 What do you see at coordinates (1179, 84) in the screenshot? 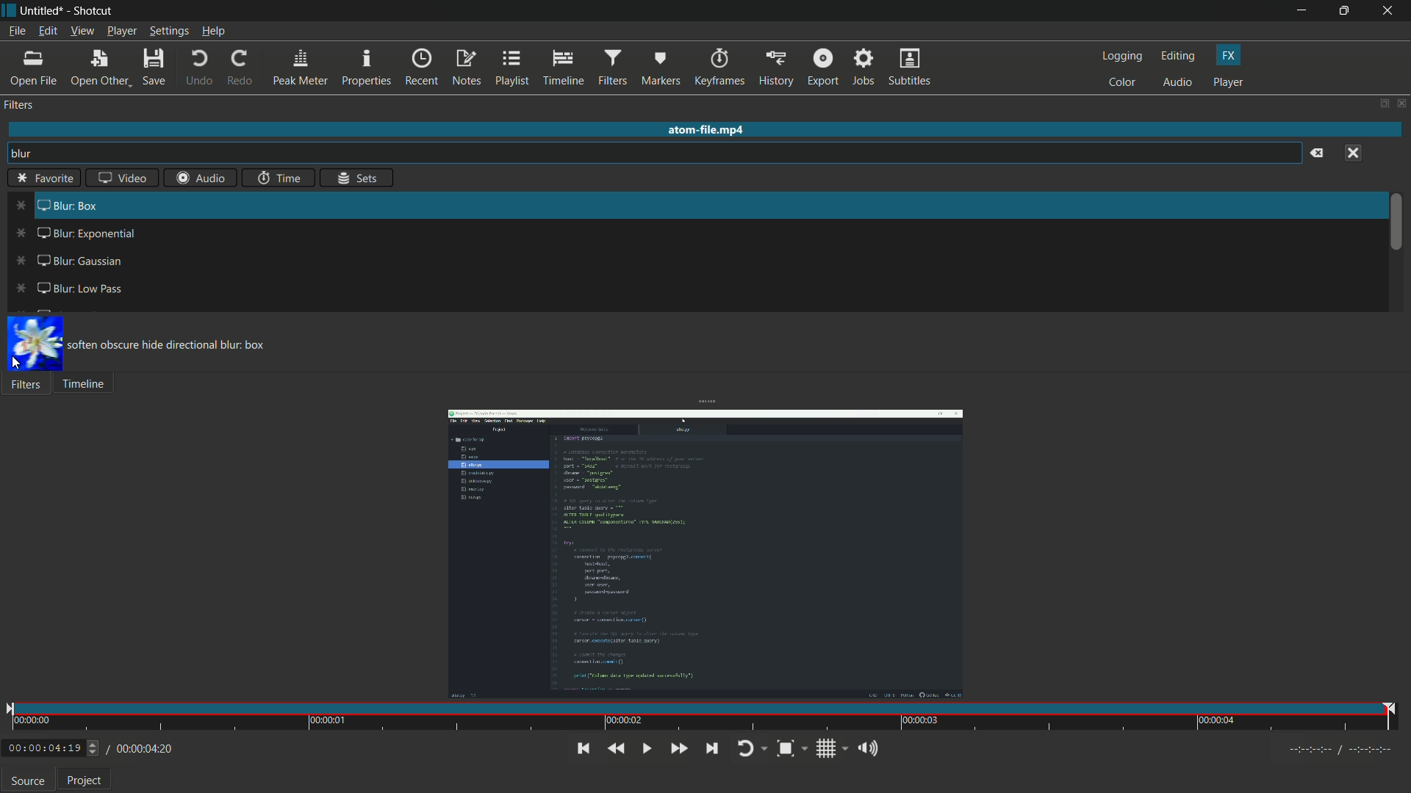
I see `audio` at bounding box center [1179, 84].